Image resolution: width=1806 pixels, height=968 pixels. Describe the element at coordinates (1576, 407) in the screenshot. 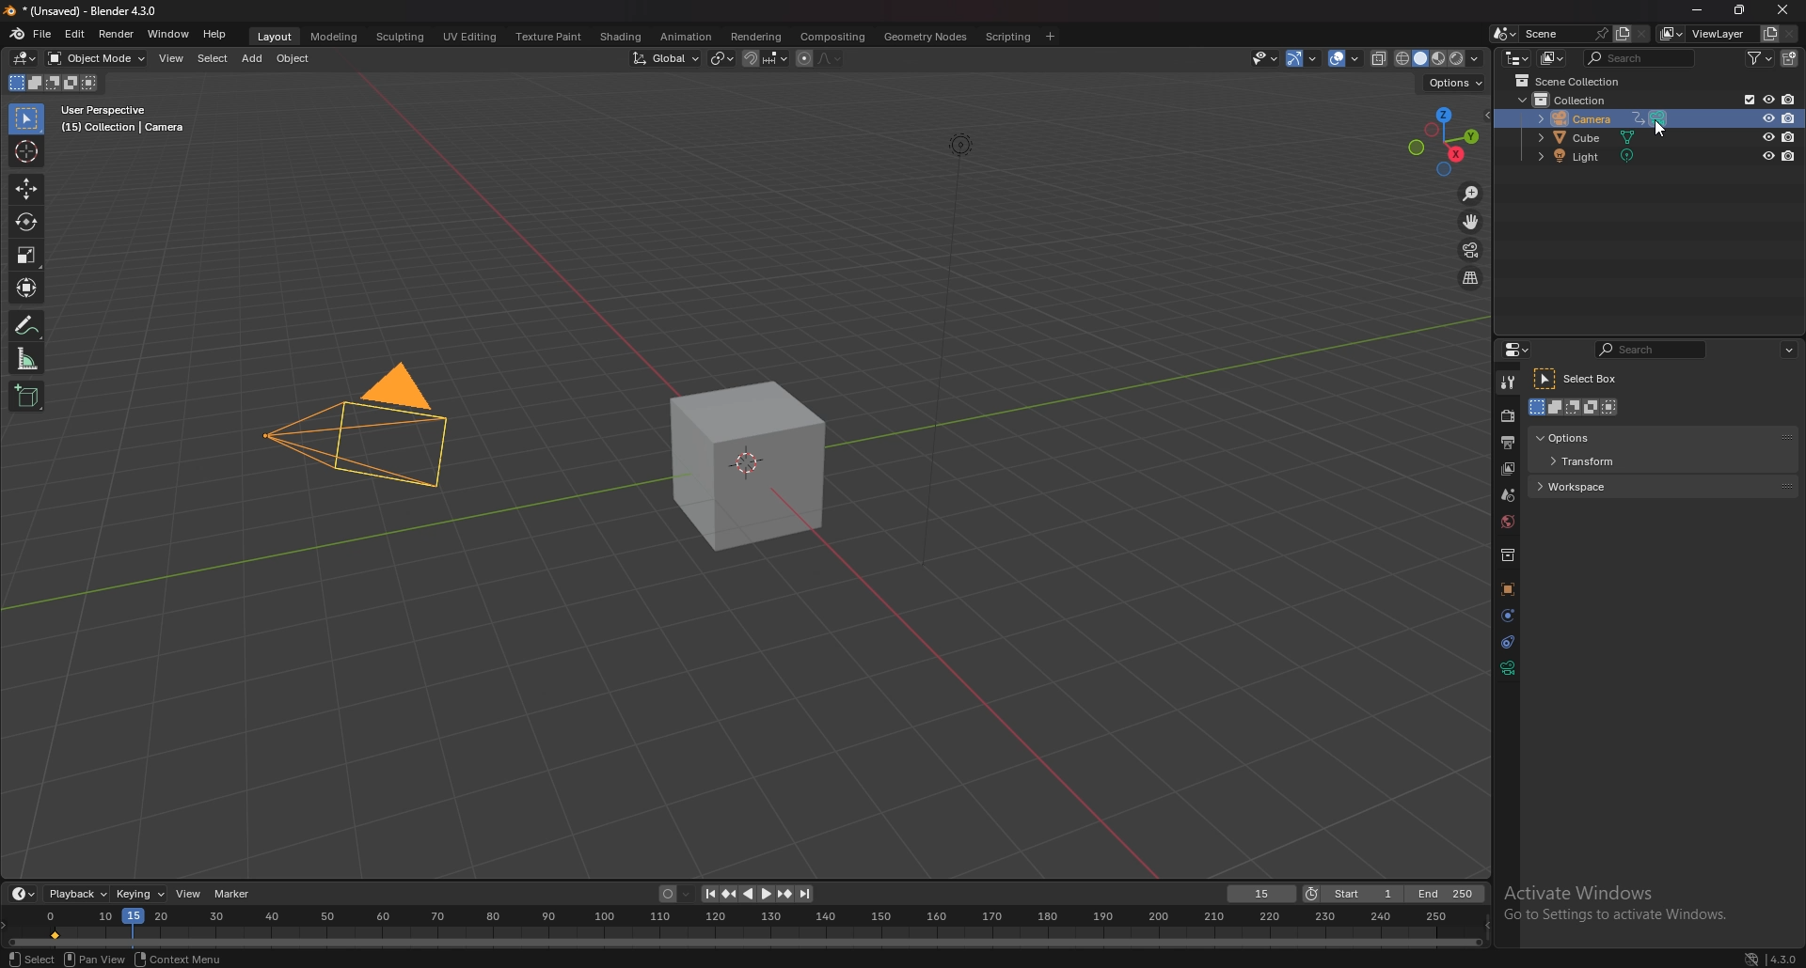

I see `modes` at that location.